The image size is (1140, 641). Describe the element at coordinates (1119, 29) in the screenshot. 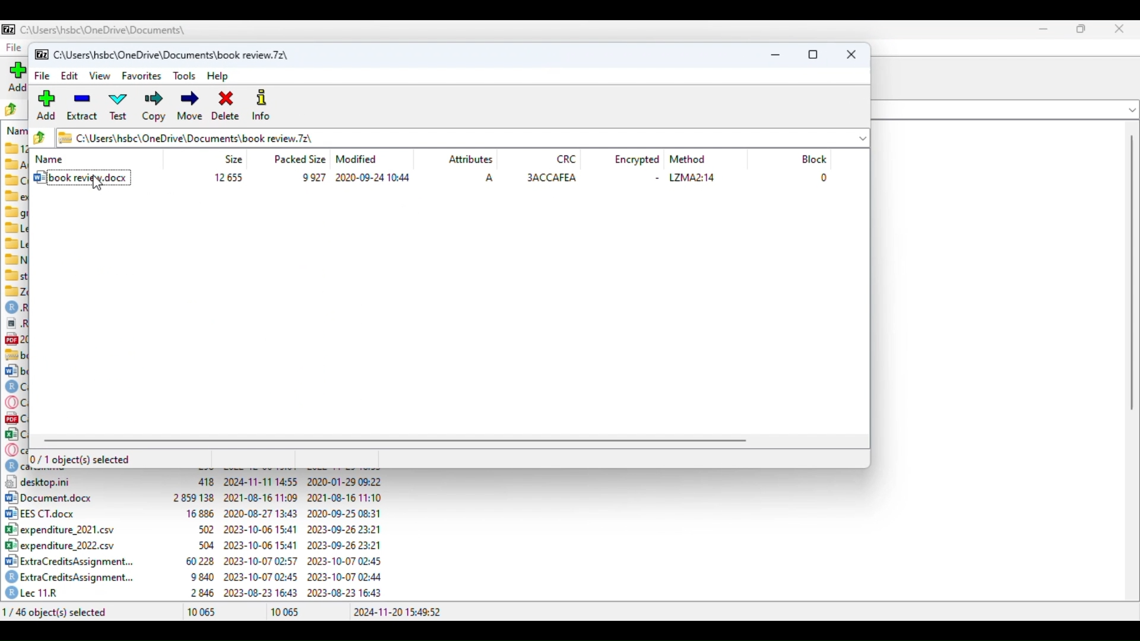

I see `close` at that location.